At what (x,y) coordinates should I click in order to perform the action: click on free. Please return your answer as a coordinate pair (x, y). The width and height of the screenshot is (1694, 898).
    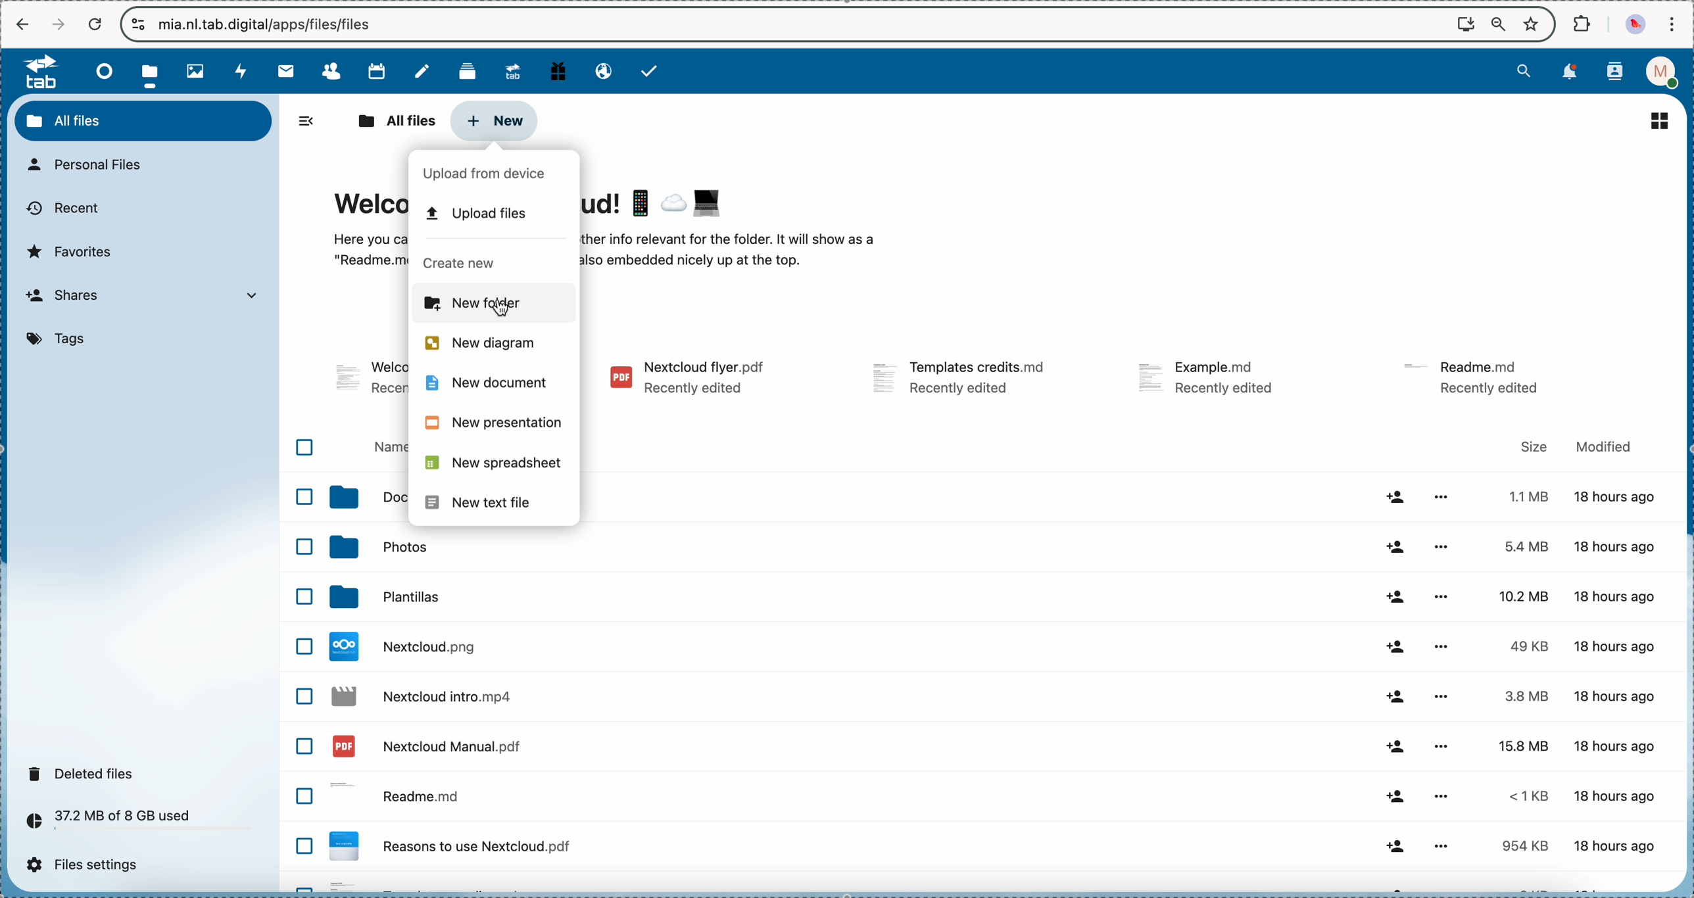
    Looking at the image, I should click on (558, 70).